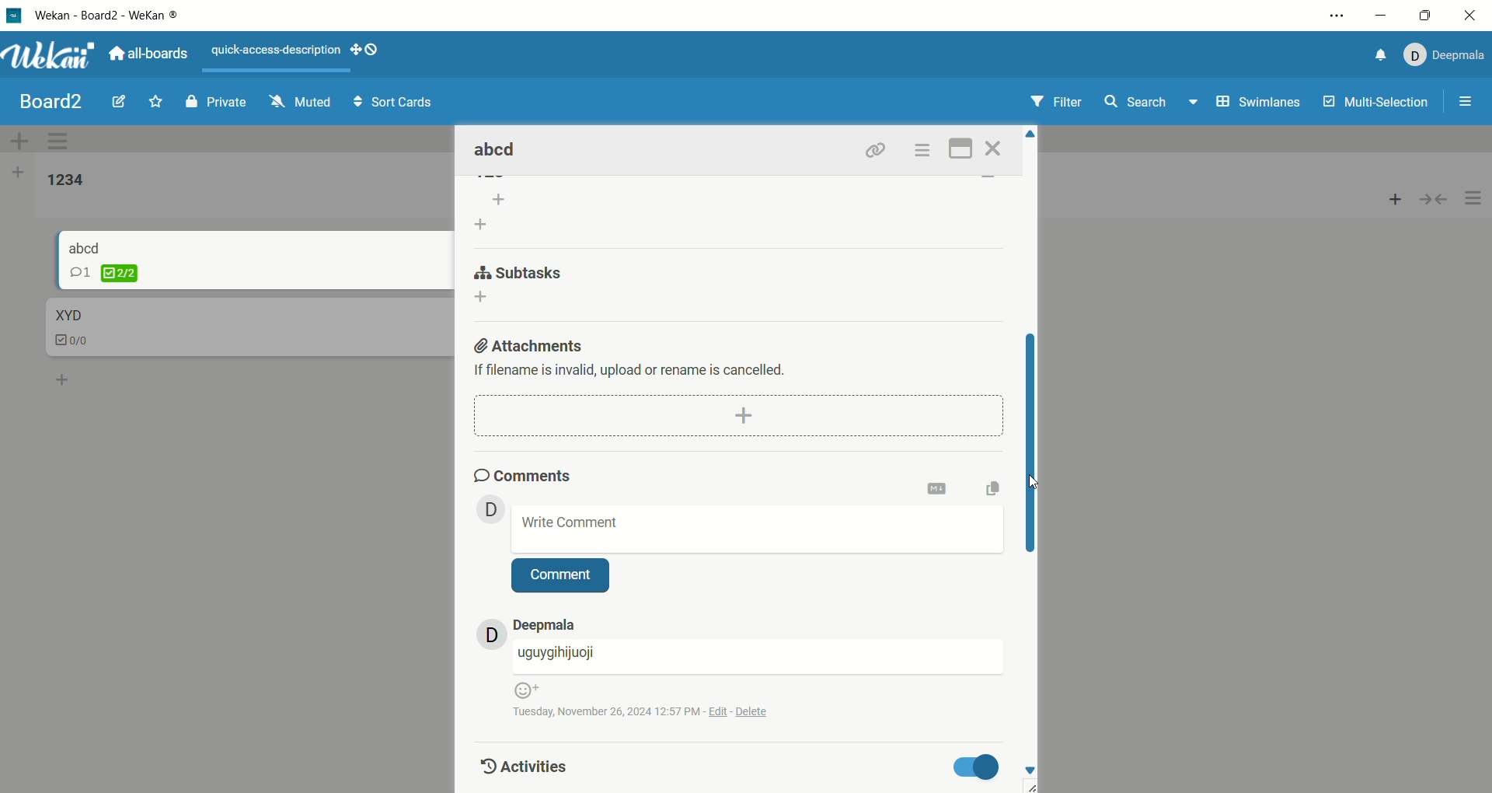 This screenshot has width=1492, height=793. I want to click on vertical scroll bar, so click(1032, 445).